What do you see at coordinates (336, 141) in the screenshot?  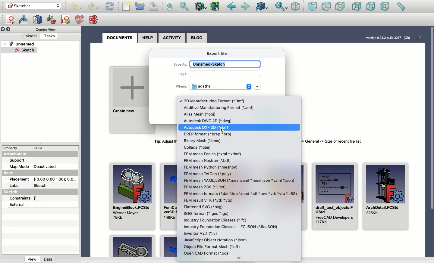 I see `Tip: Adjust the number of recent files to be shown here in menu Edit -> Preferences -> General -> Size of recent fle list` at bounding box center [336, 141].